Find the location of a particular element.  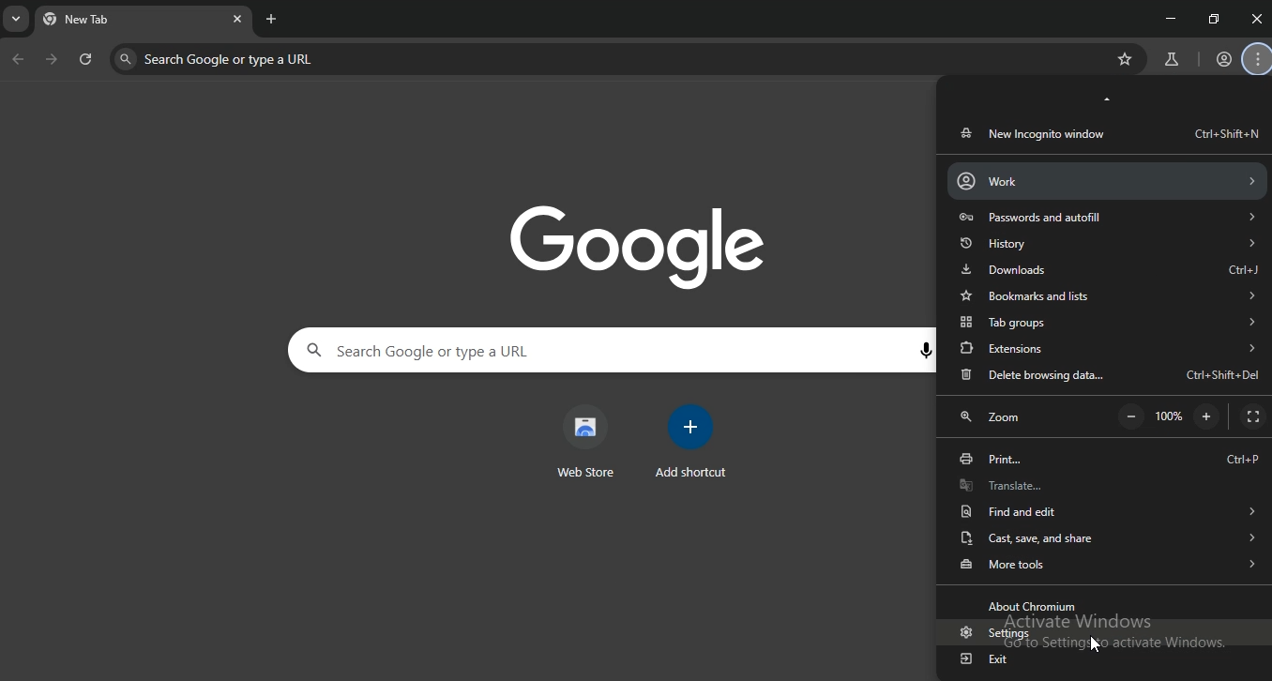

print is located at coordinates (1109, 459).